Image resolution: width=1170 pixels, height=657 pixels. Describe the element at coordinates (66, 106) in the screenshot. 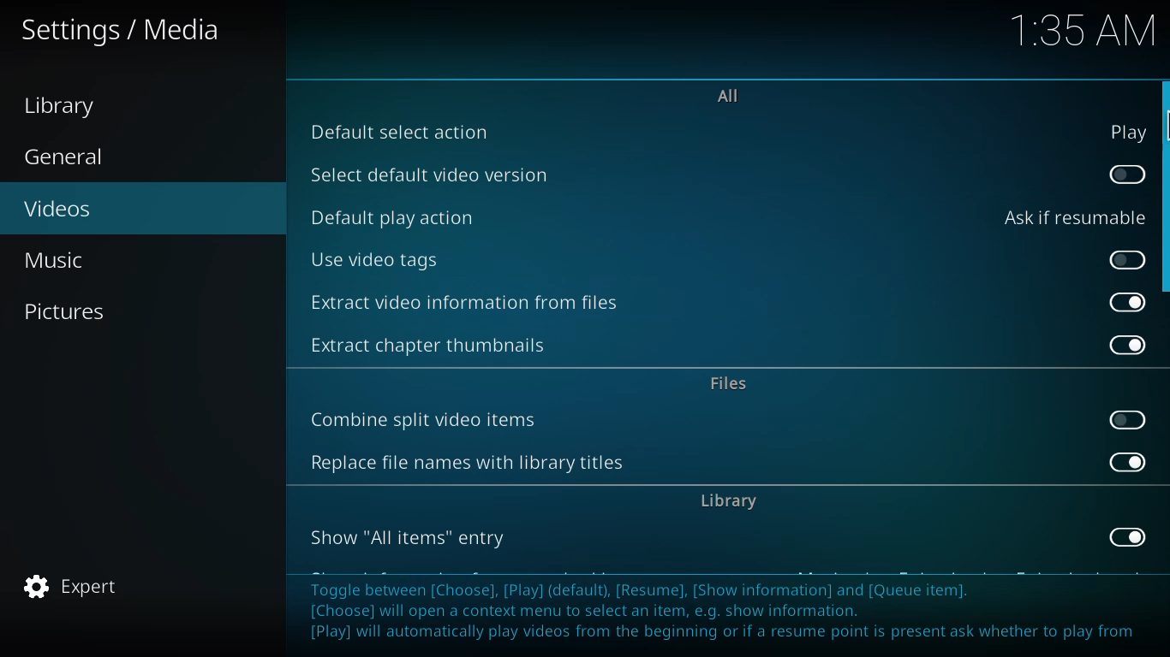

I see `library` at that location.